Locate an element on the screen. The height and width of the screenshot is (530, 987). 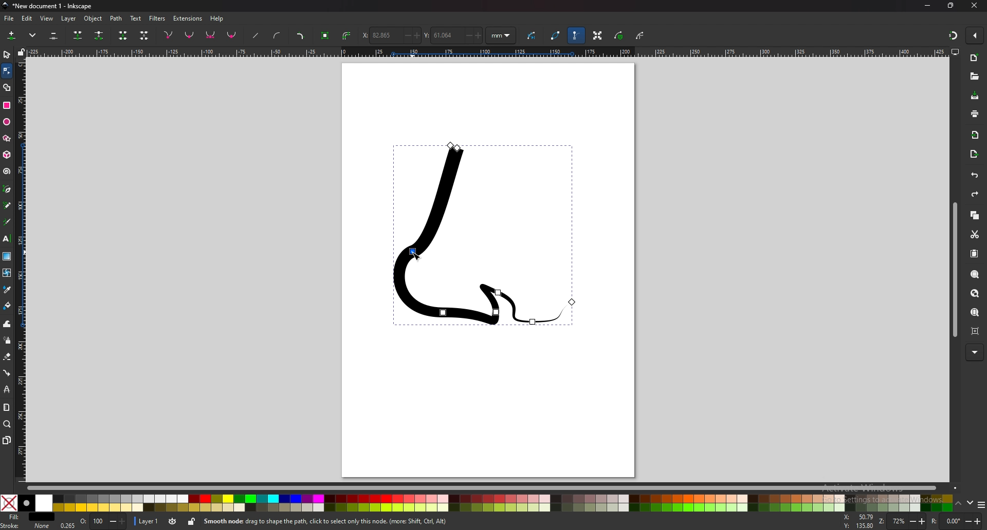
gradient is located at coordinates (7, 256).